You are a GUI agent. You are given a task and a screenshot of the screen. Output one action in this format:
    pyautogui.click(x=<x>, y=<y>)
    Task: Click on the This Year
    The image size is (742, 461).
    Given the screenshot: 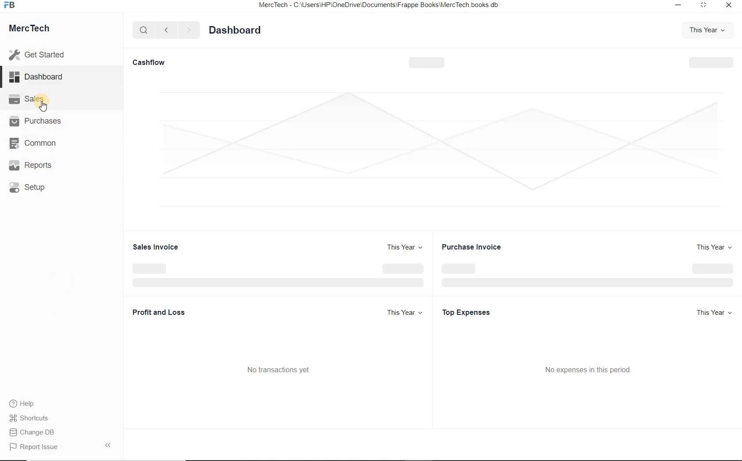 What is the action you would take?
    pyautogui.click(x=711, y=313)
    